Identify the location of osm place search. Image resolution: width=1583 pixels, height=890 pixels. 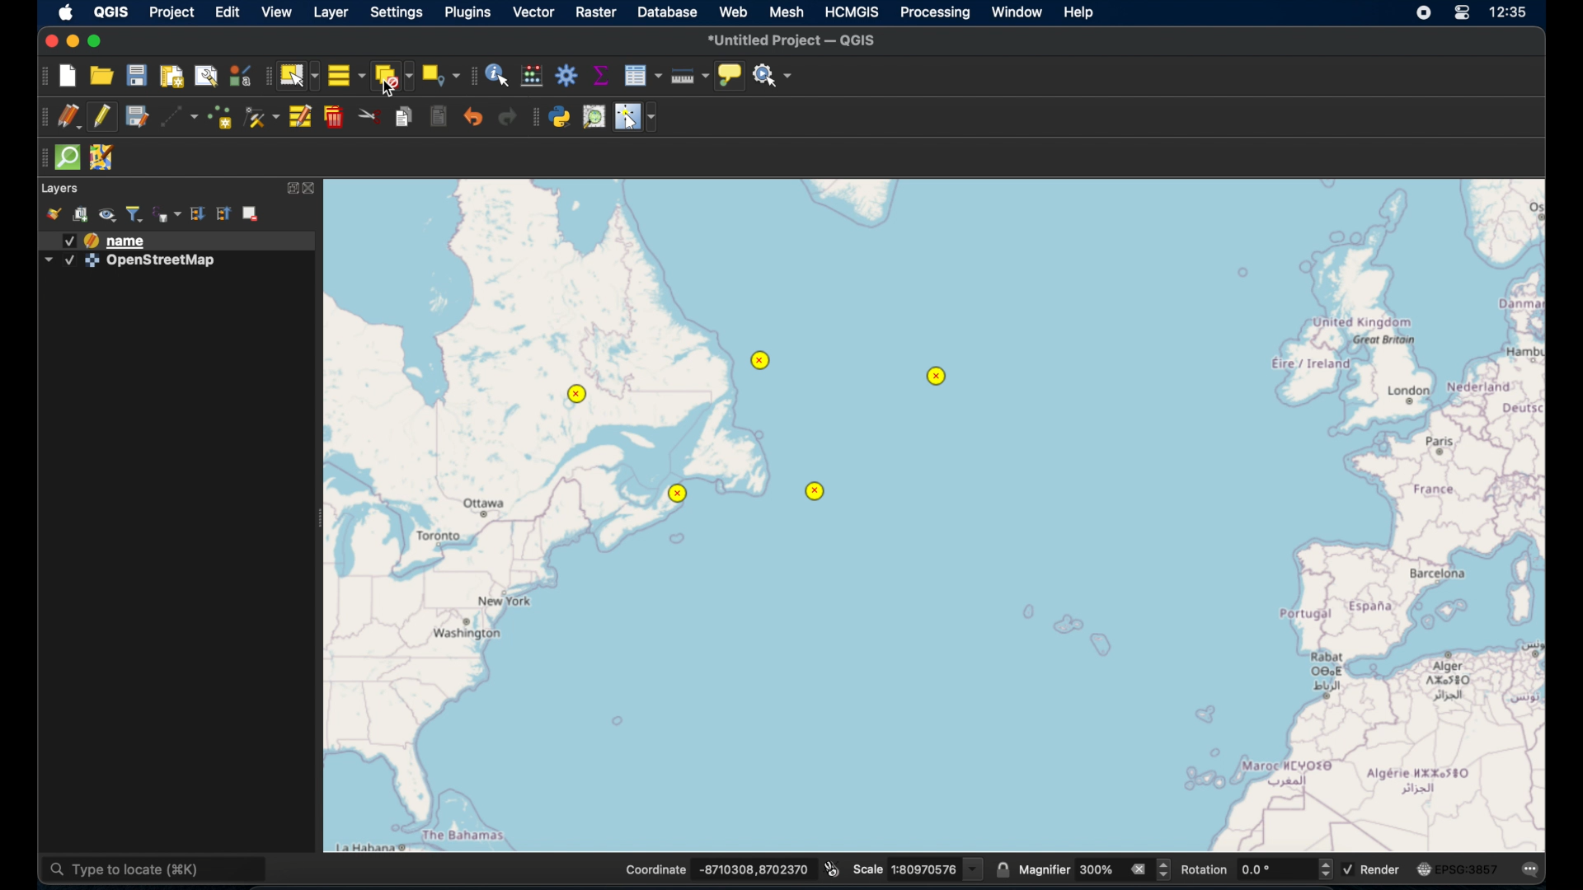
(595, 117).